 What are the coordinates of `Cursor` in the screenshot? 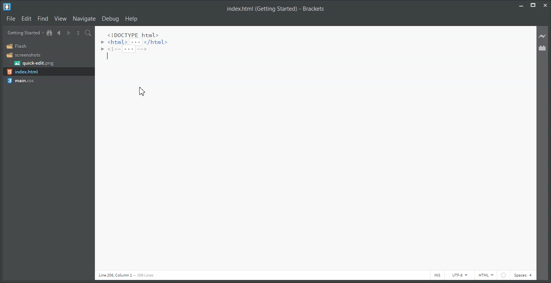 It's located at (143, 91).